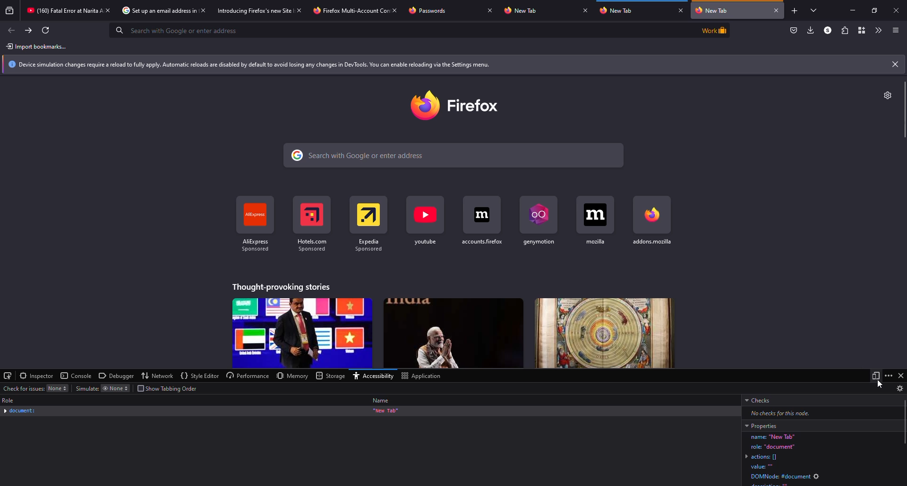 Image resolution: width=907 pixels, height=486 pixels. Describe the element at coordinates (823, 459) in the screenshot. I see `code` at that location.